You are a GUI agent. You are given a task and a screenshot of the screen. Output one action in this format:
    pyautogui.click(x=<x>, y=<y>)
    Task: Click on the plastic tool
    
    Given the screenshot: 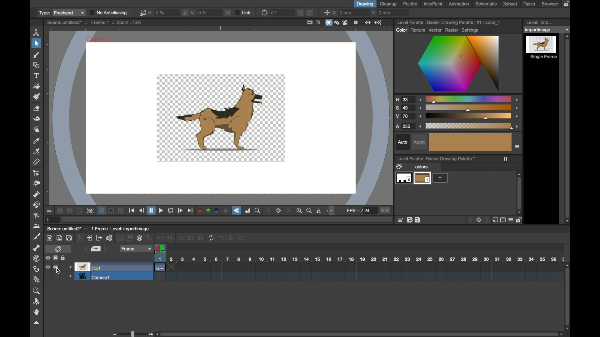 What is the action you would take?
    pyautogui.click(x=37, y=280)
    